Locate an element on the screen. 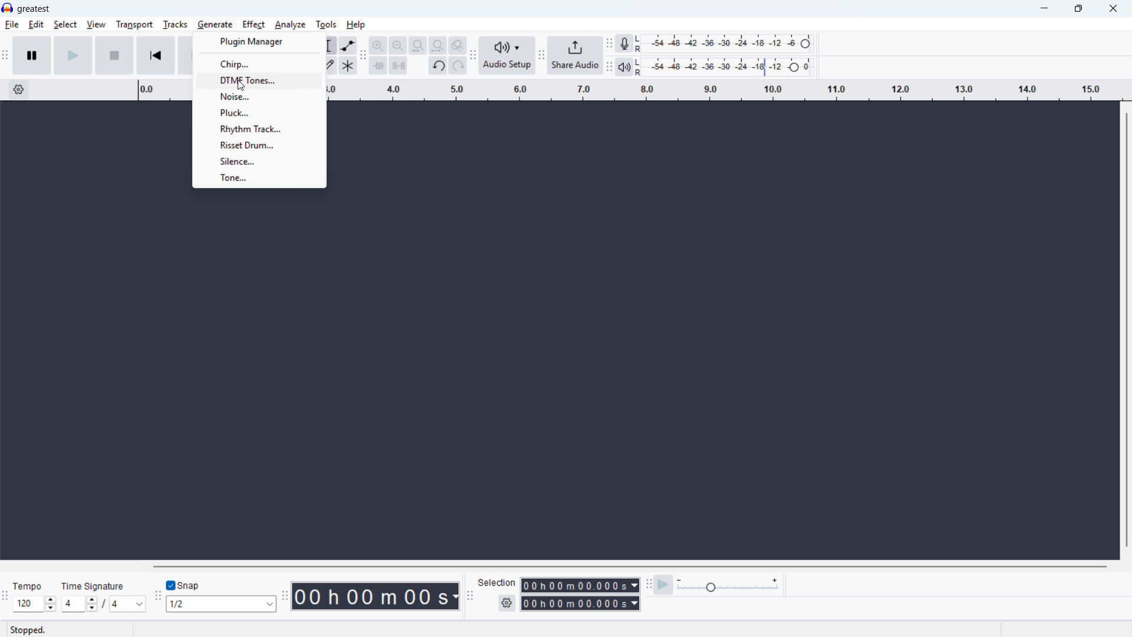 The image size is (1132, 637). Selection toolbar  is located at coordinates (470, 596).